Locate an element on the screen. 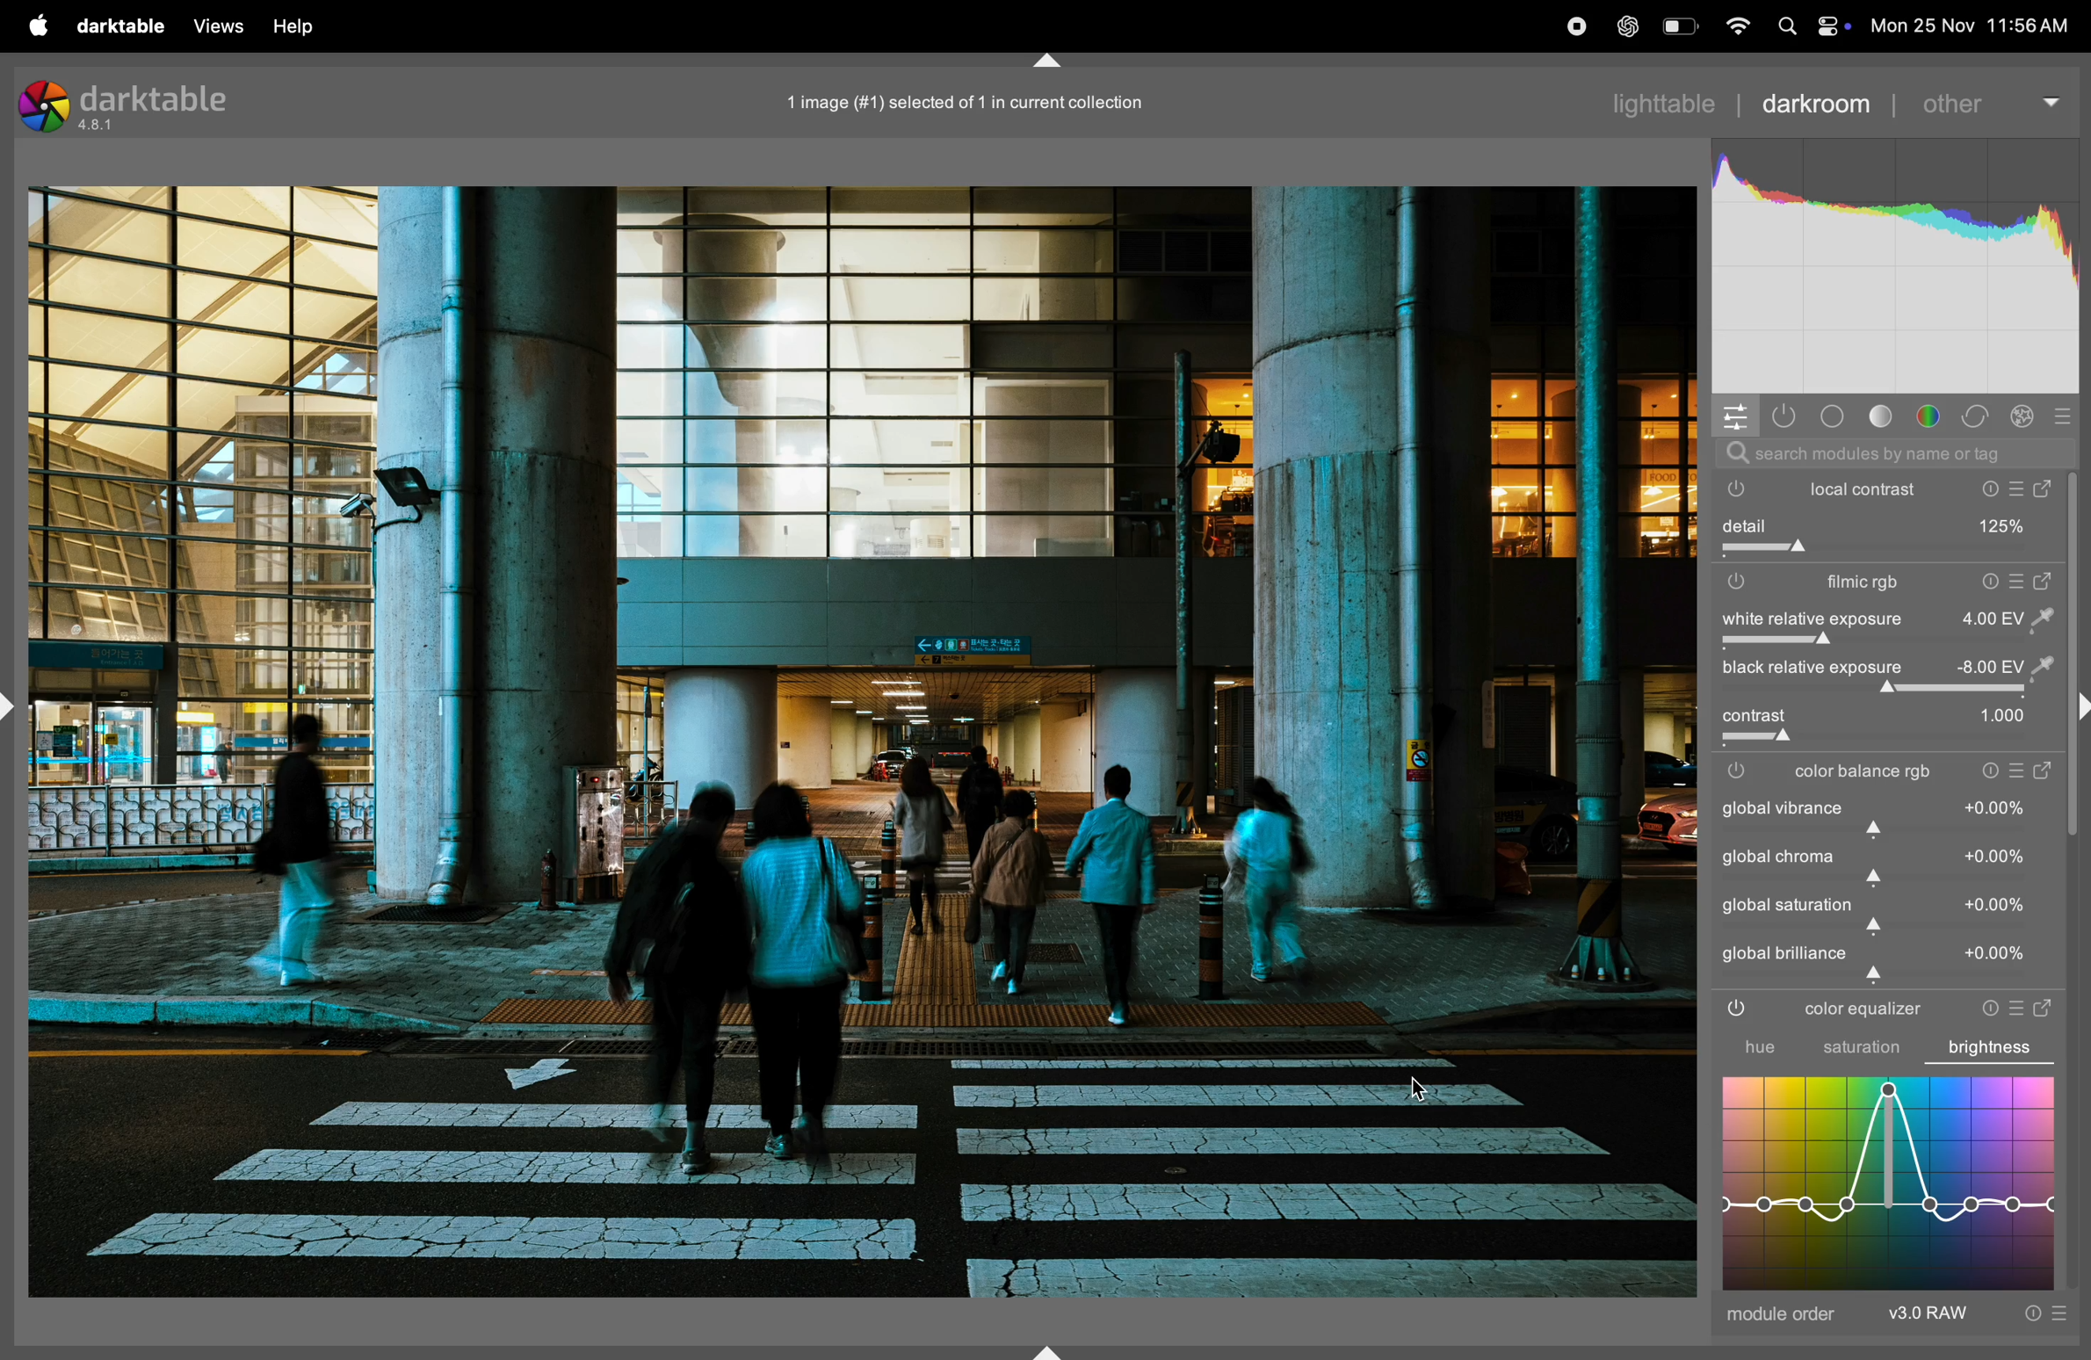  darktable menu is located at coordinates (123, 24).